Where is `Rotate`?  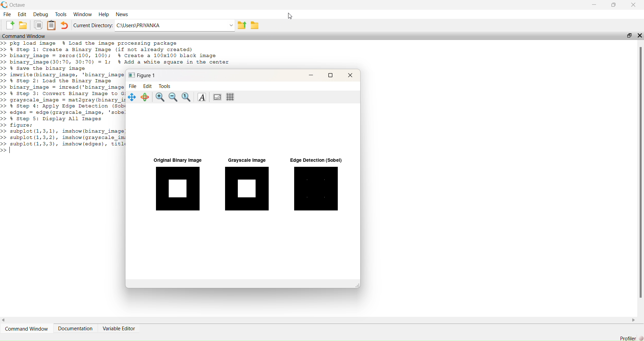
Rotate is located at coordinates (146, 97).